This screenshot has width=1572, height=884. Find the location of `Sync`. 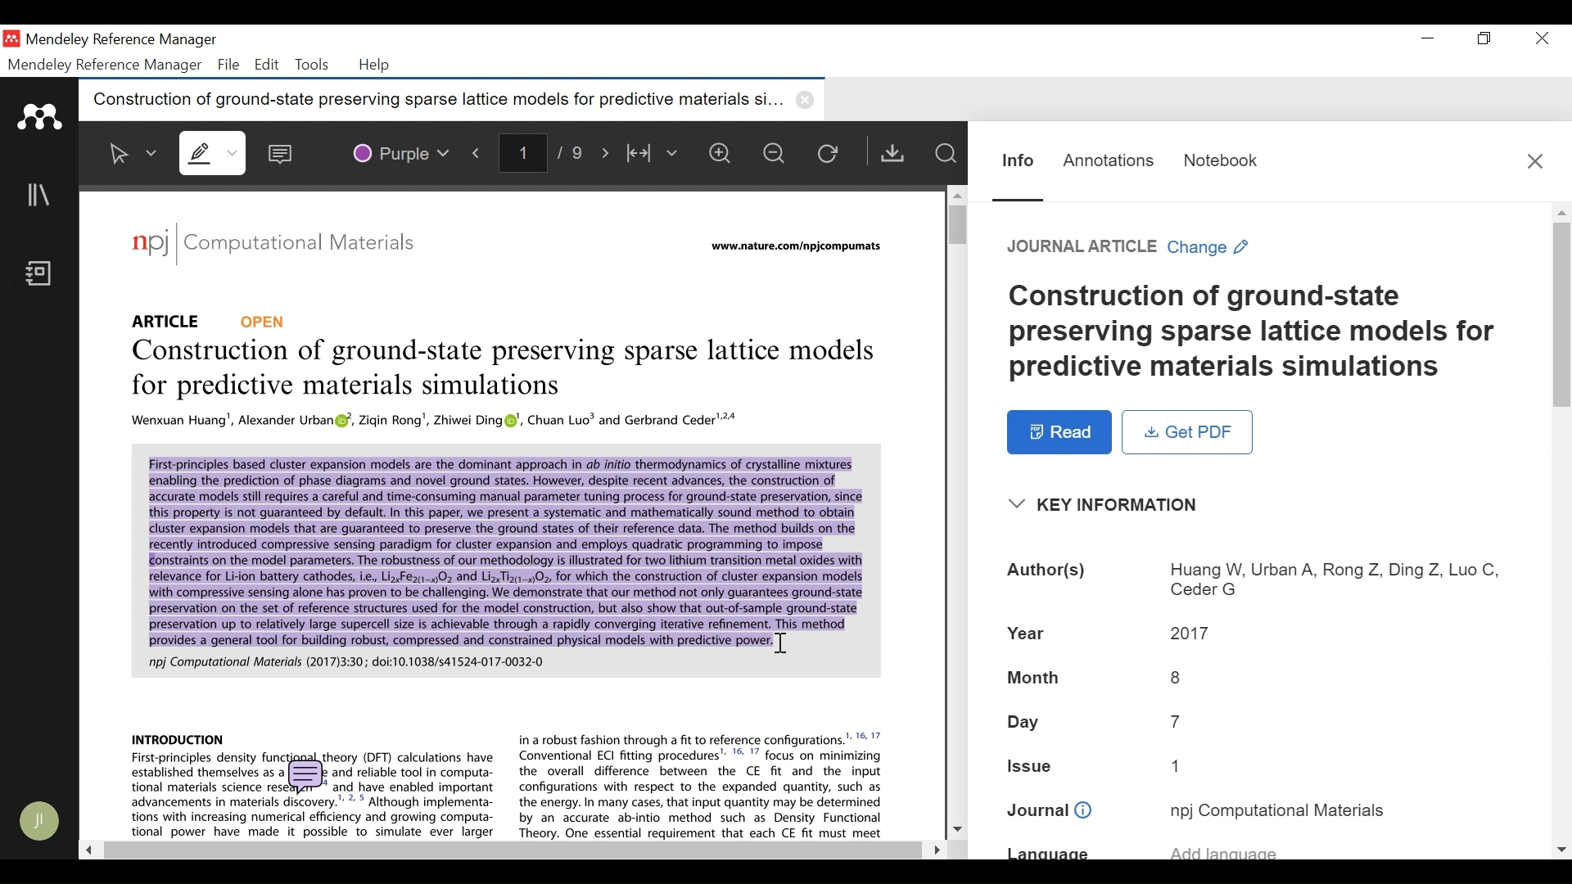

Sync is located at coordinates (41, 742).